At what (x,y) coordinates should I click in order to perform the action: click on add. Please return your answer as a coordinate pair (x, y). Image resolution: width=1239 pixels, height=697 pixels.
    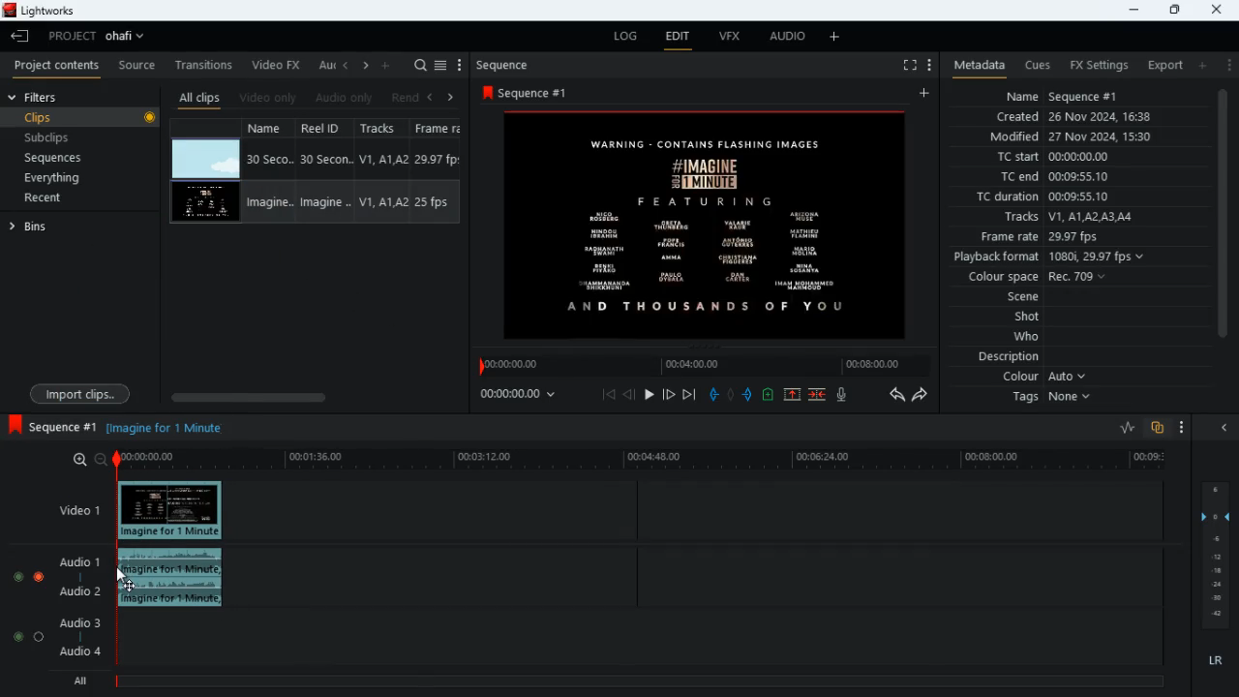
    Looking at the image, I should click on (1201, 65).